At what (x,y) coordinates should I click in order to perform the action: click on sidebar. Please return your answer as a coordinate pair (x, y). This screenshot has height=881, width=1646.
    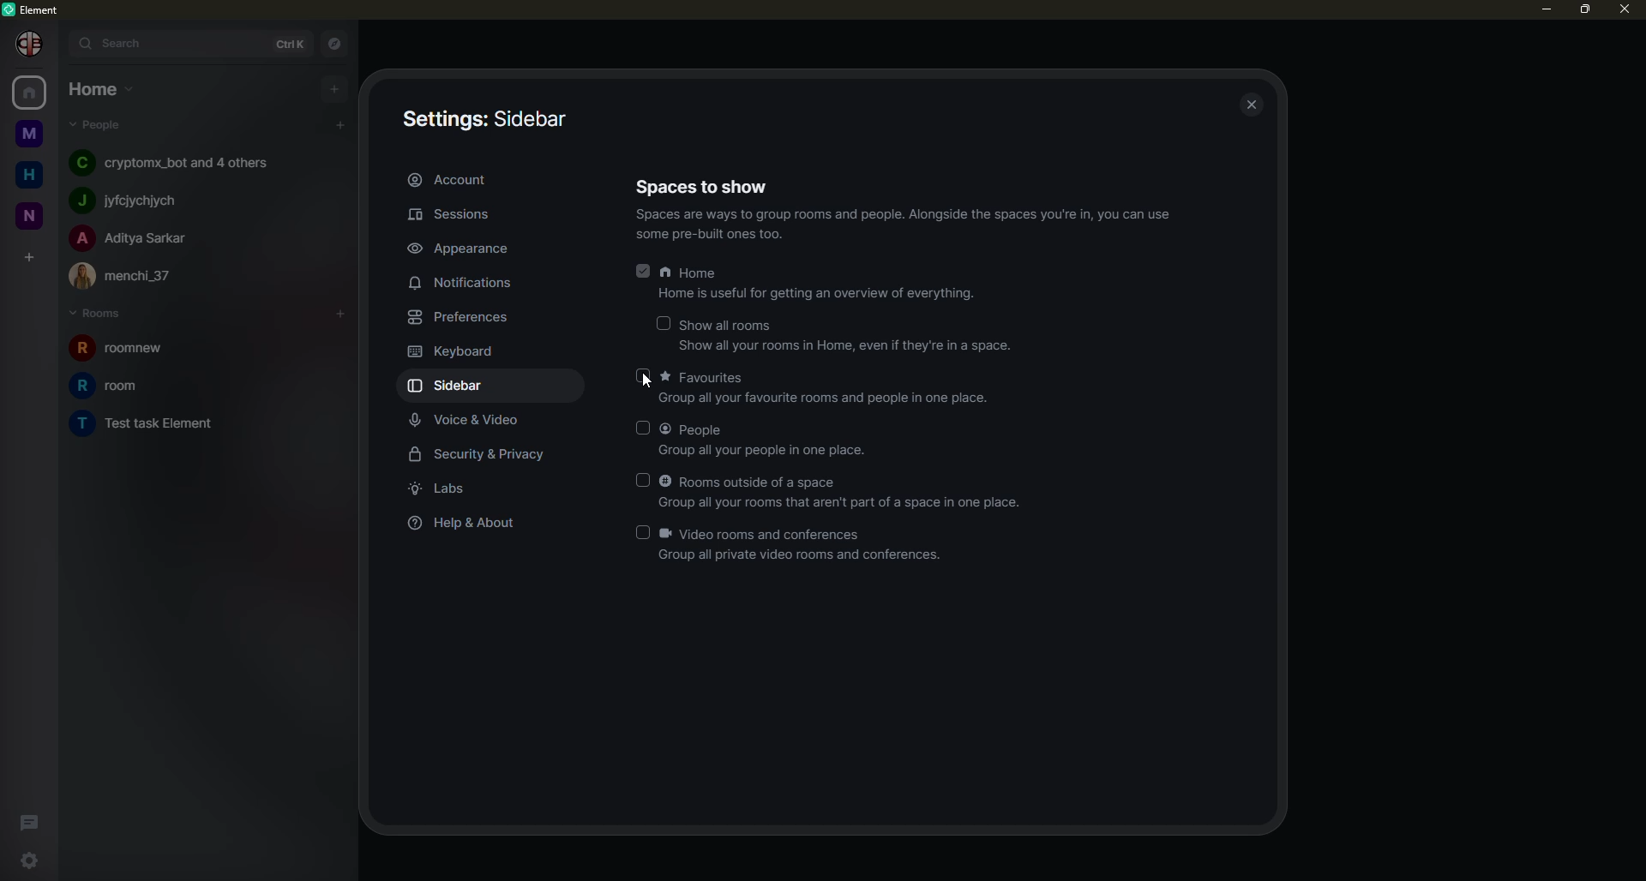
    Looking at the image, I should click on (463, 387).